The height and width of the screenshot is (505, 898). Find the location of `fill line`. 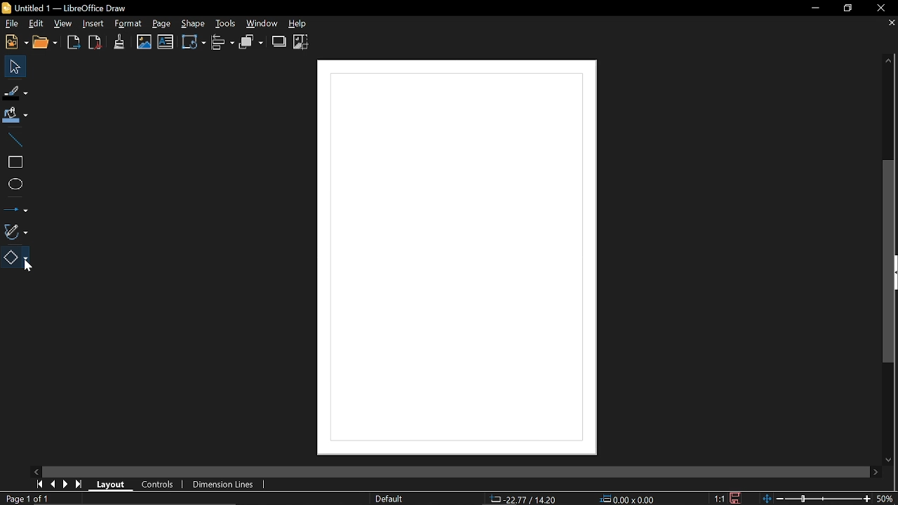

fill line is located at coordinates (16, 92).